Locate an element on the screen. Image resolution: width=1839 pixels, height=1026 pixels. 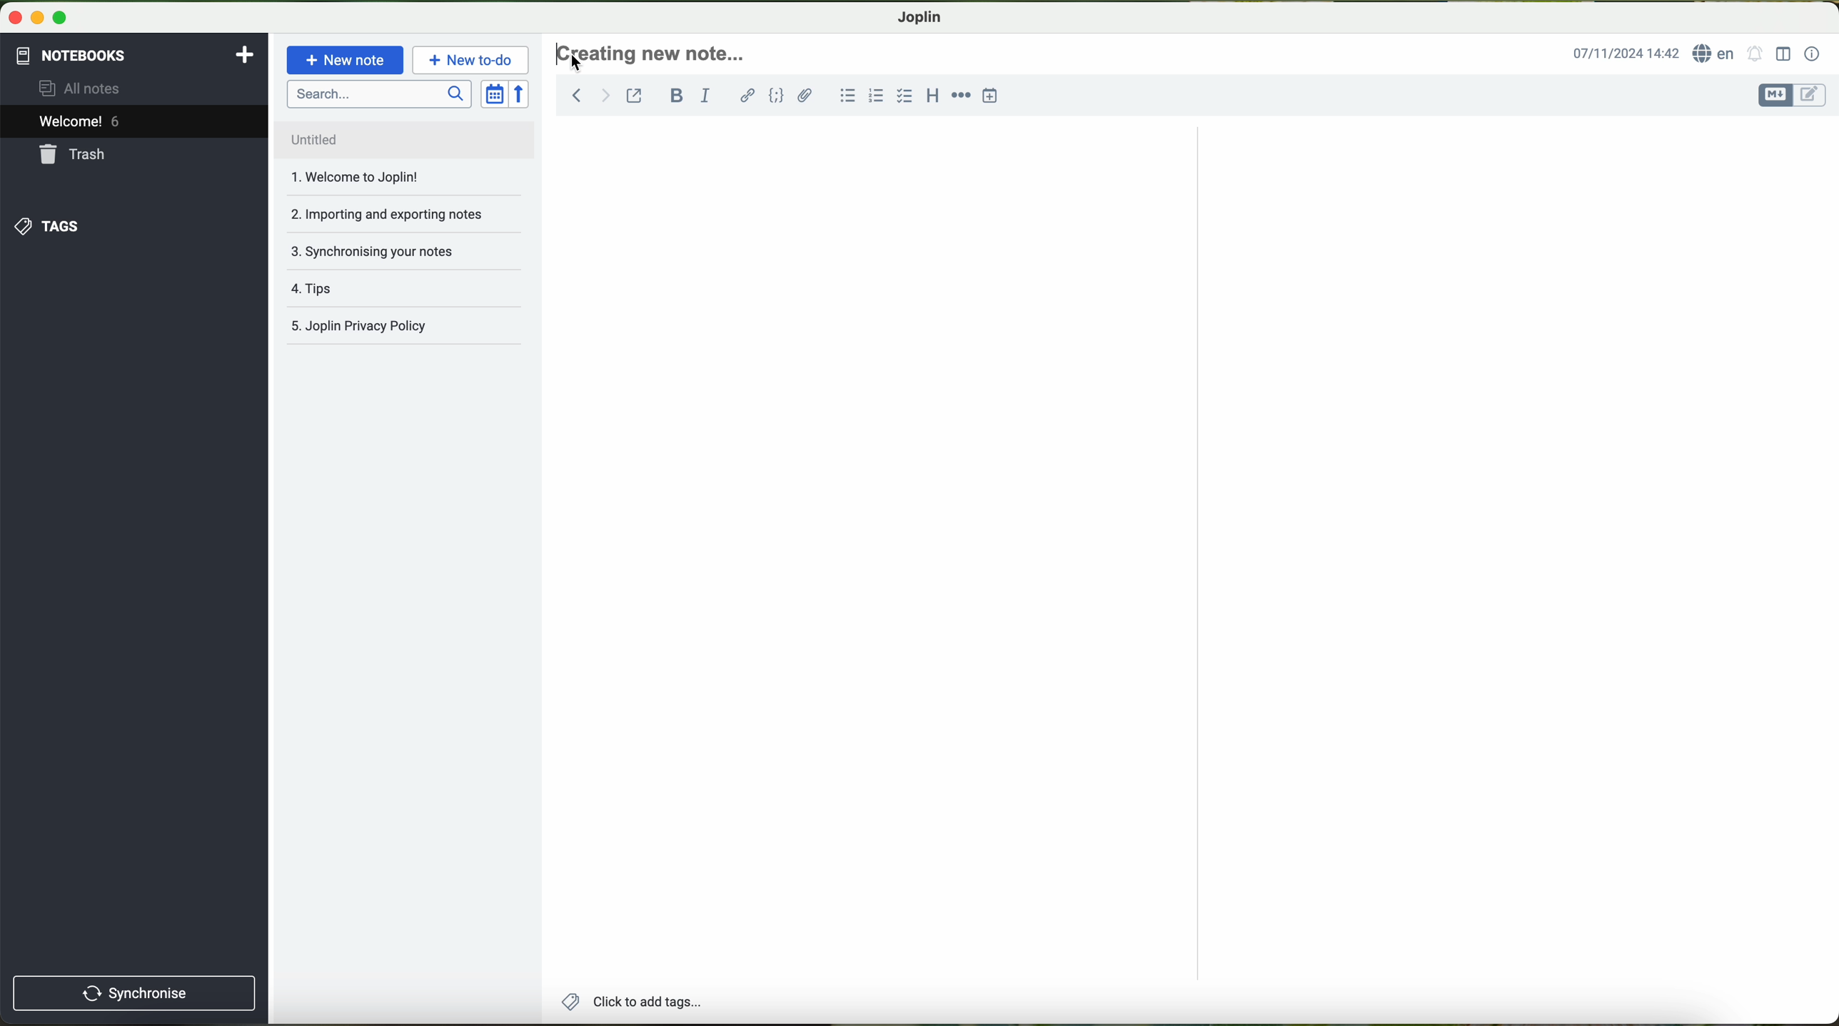
language is located at coordinates (1716, 53).